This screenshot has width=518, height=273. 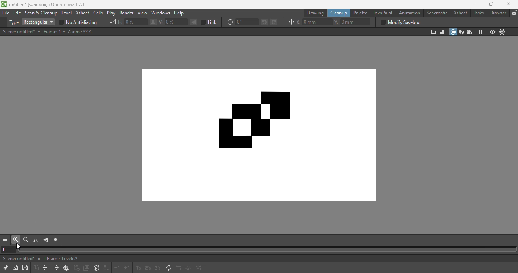 I want to click on Decrease step, so click(x=118, y=268).